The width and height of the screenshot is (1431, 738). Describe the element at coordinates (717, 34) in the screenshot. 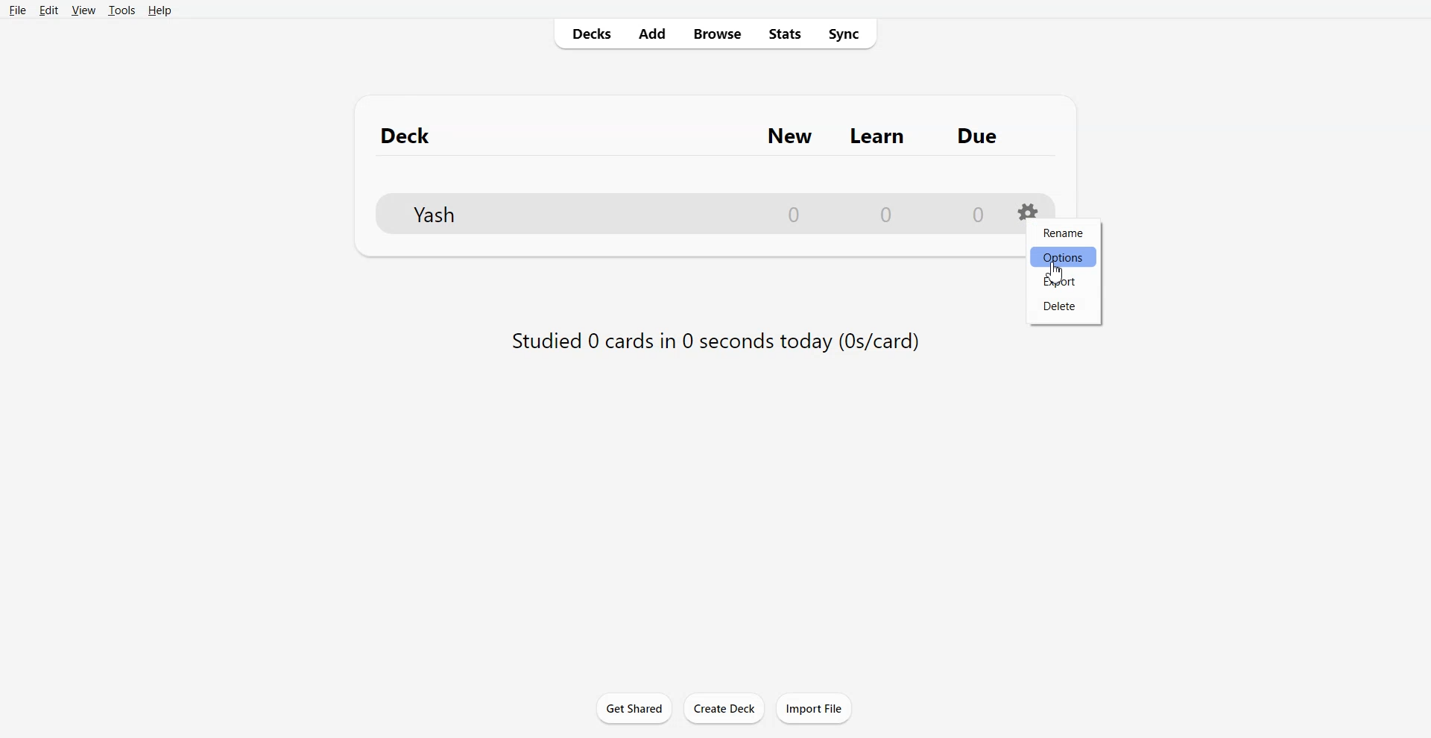

I see `Browse` at that location.